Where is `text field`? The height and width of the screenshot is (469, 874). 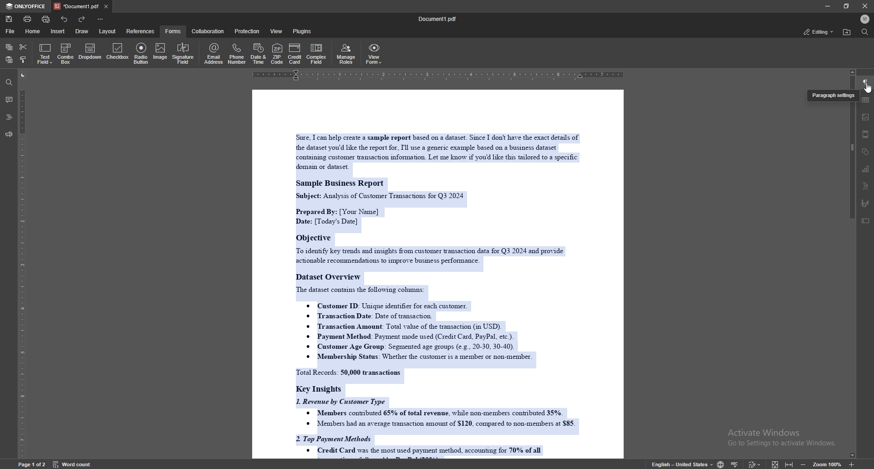 text field is located at coordinates (45, 54).